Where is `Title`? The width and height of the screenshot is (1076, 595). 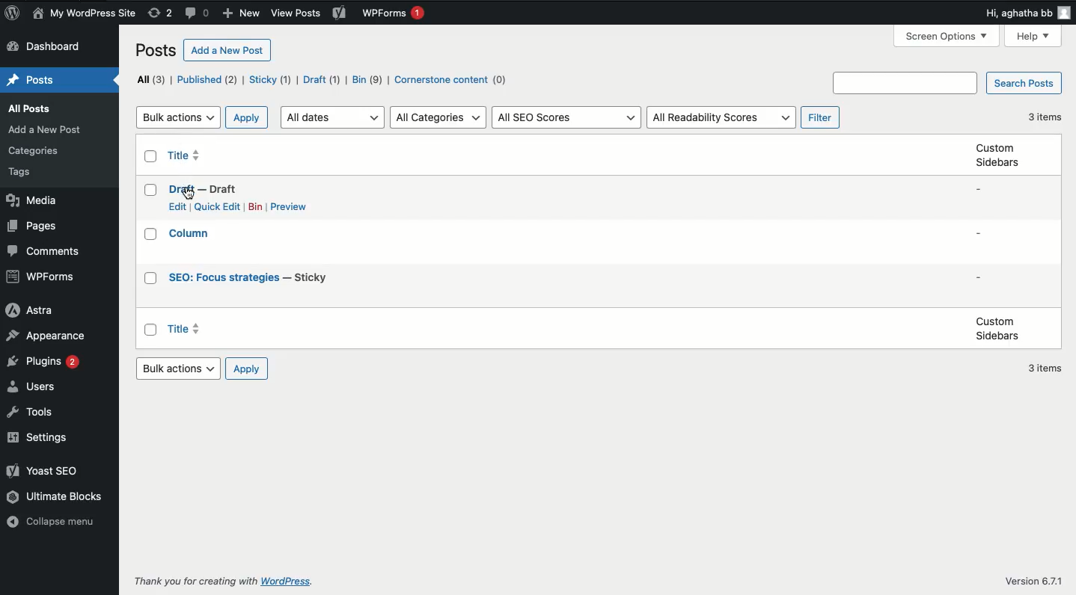
Title is located at coordinates (188, 155).